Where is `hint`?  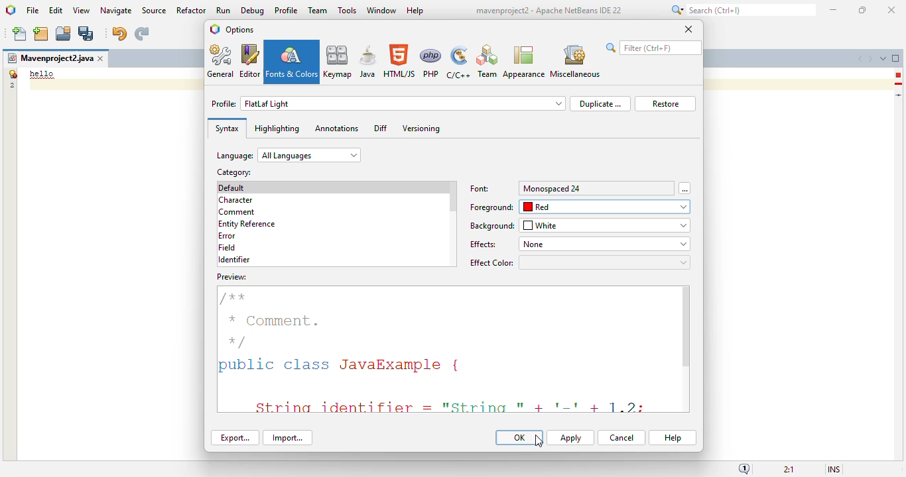
hint is located at coordinates (899, 84).